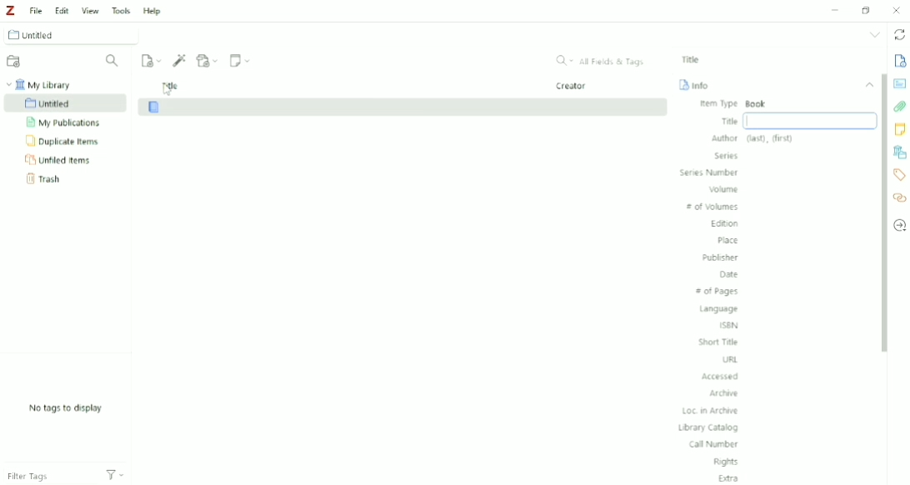 This screenshot has width=910, height=485. What do you see at coordinates (714, 445) in the screenshot?
I see `Call Number` at bounding box center [714, 445].